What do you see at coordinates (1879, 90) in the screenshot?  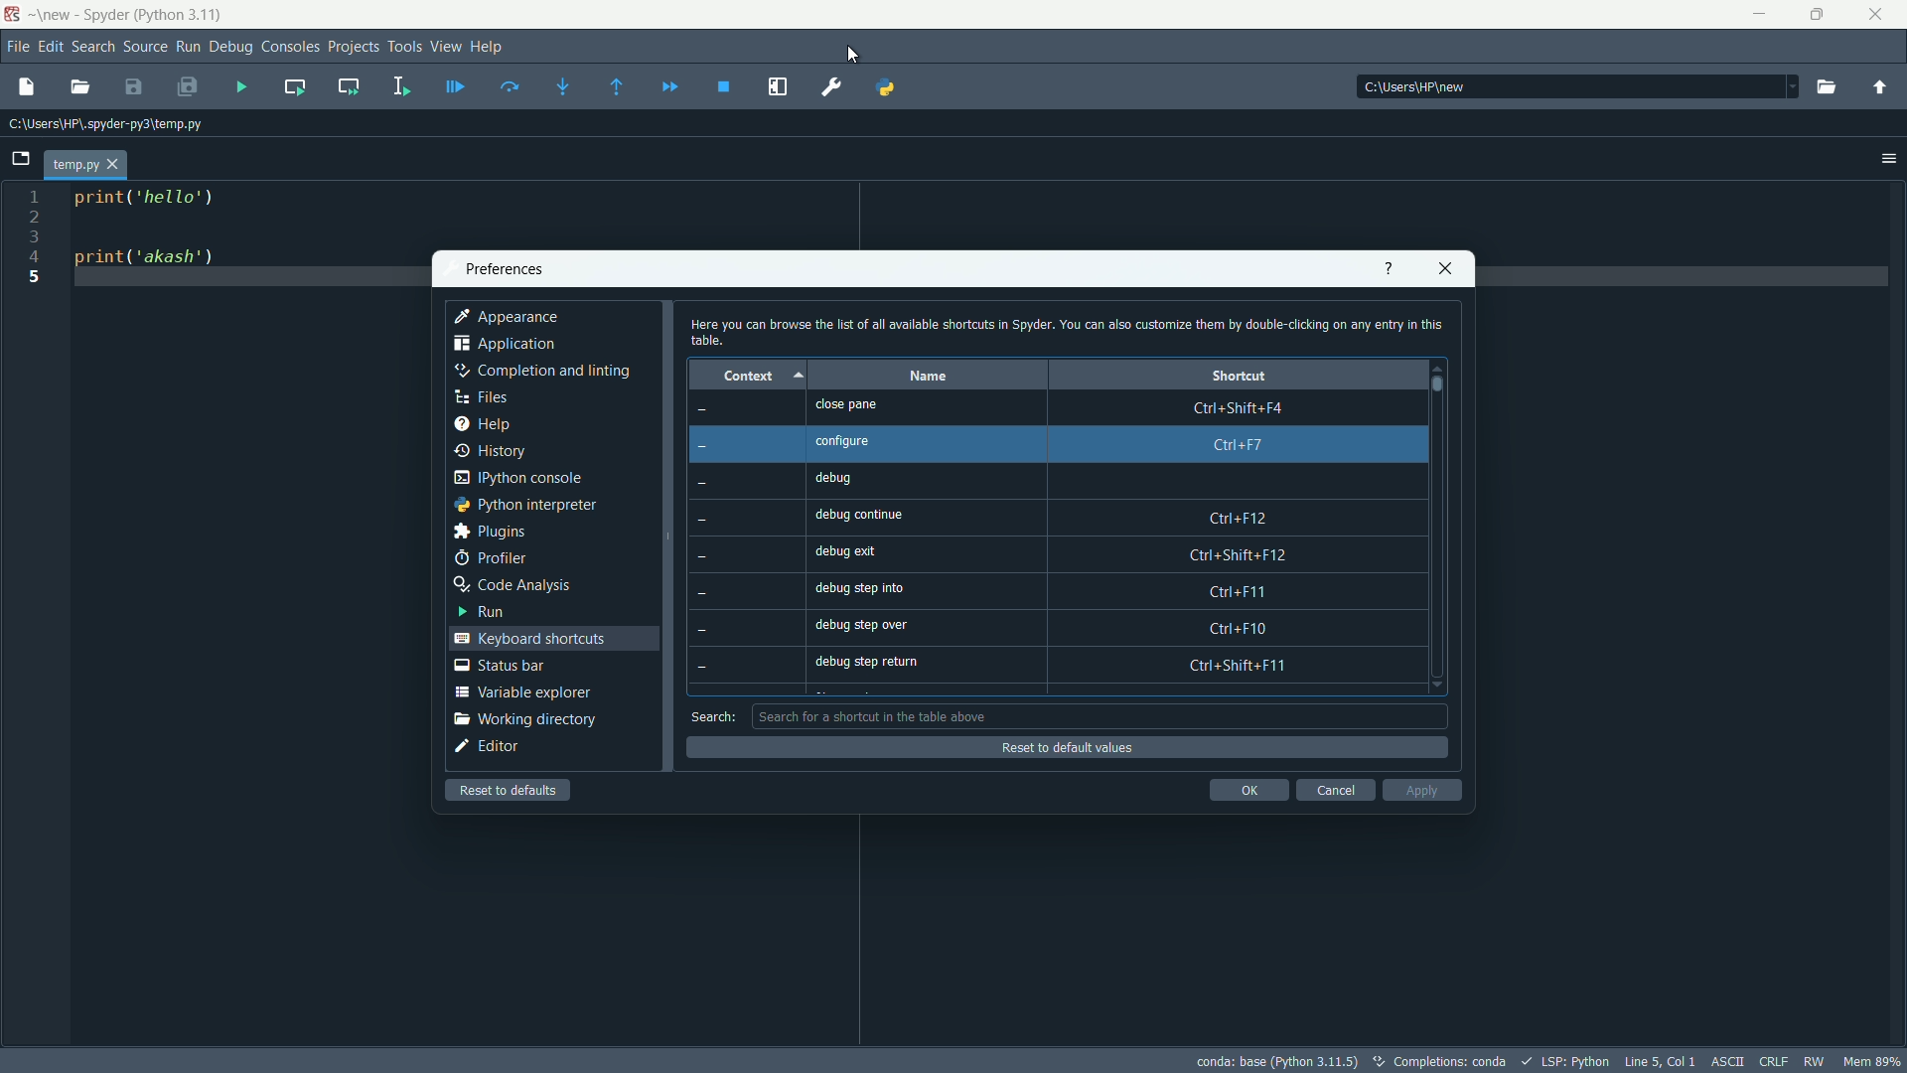 I see `parent directory` at bounding box center [1879, 90].